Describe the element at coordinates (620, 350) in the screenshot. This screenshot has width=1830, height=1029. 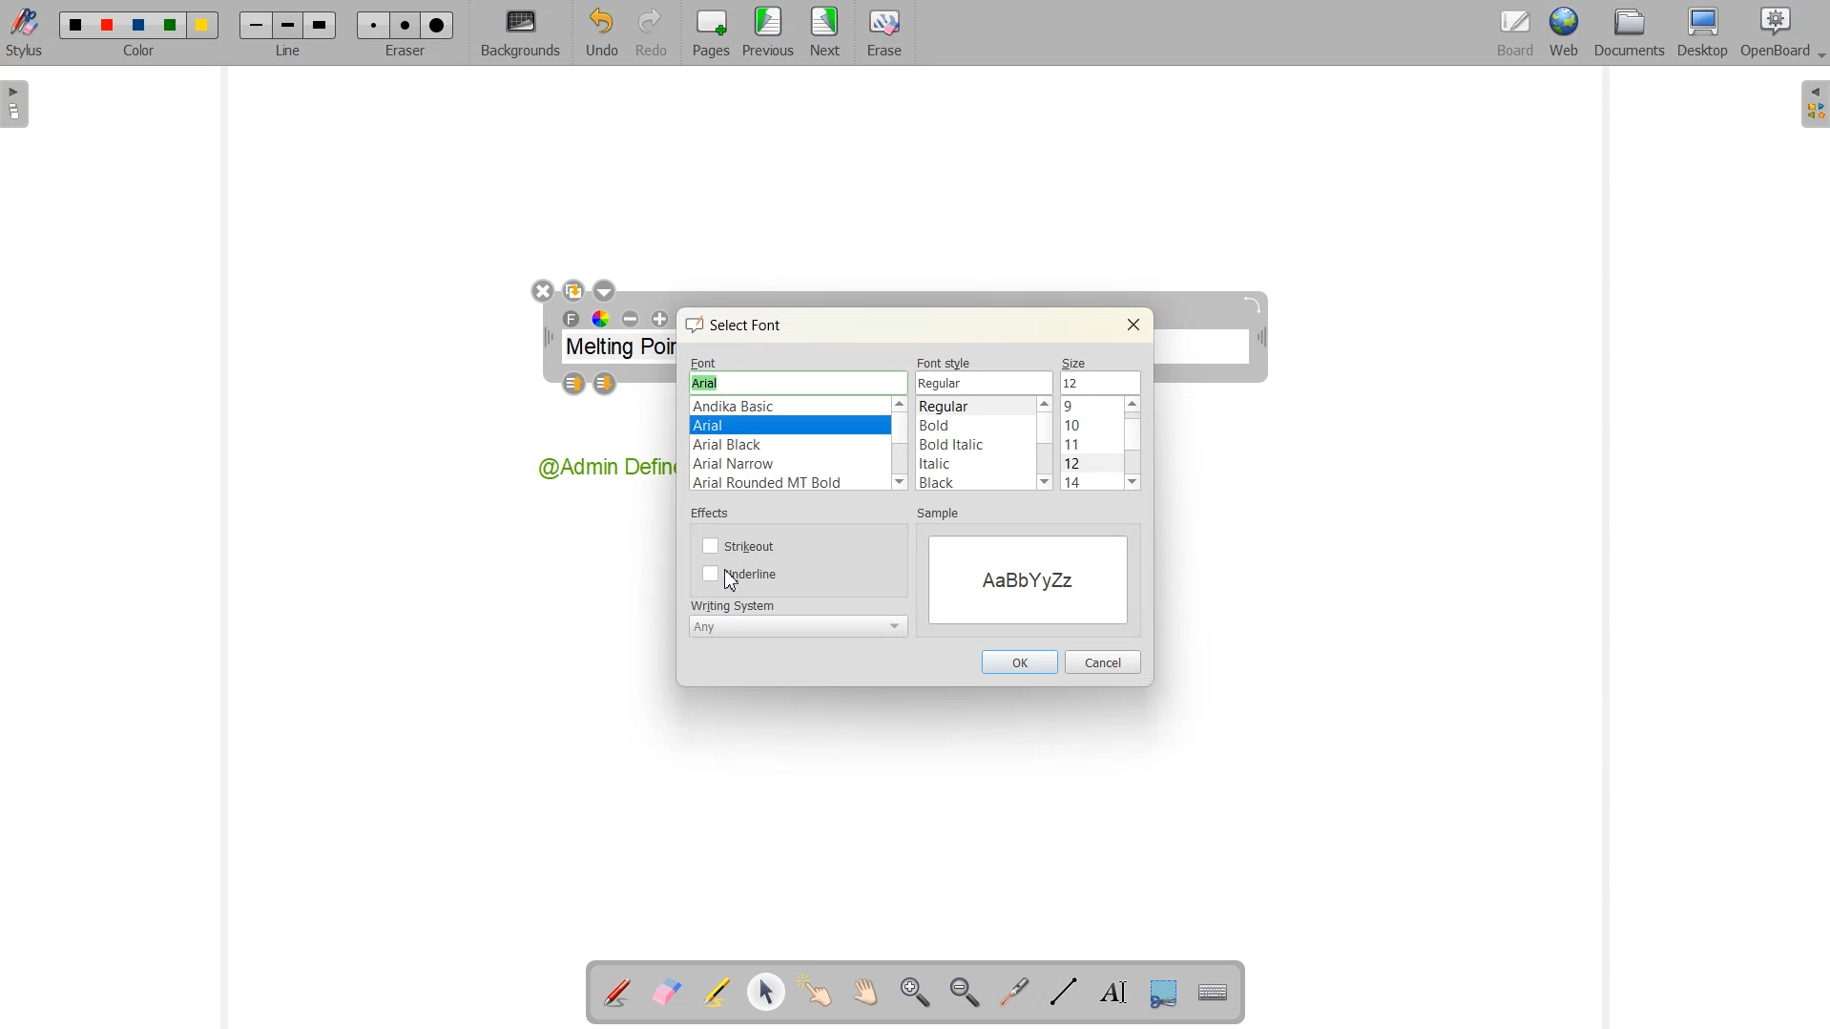
I see `Melting Point` at that location.